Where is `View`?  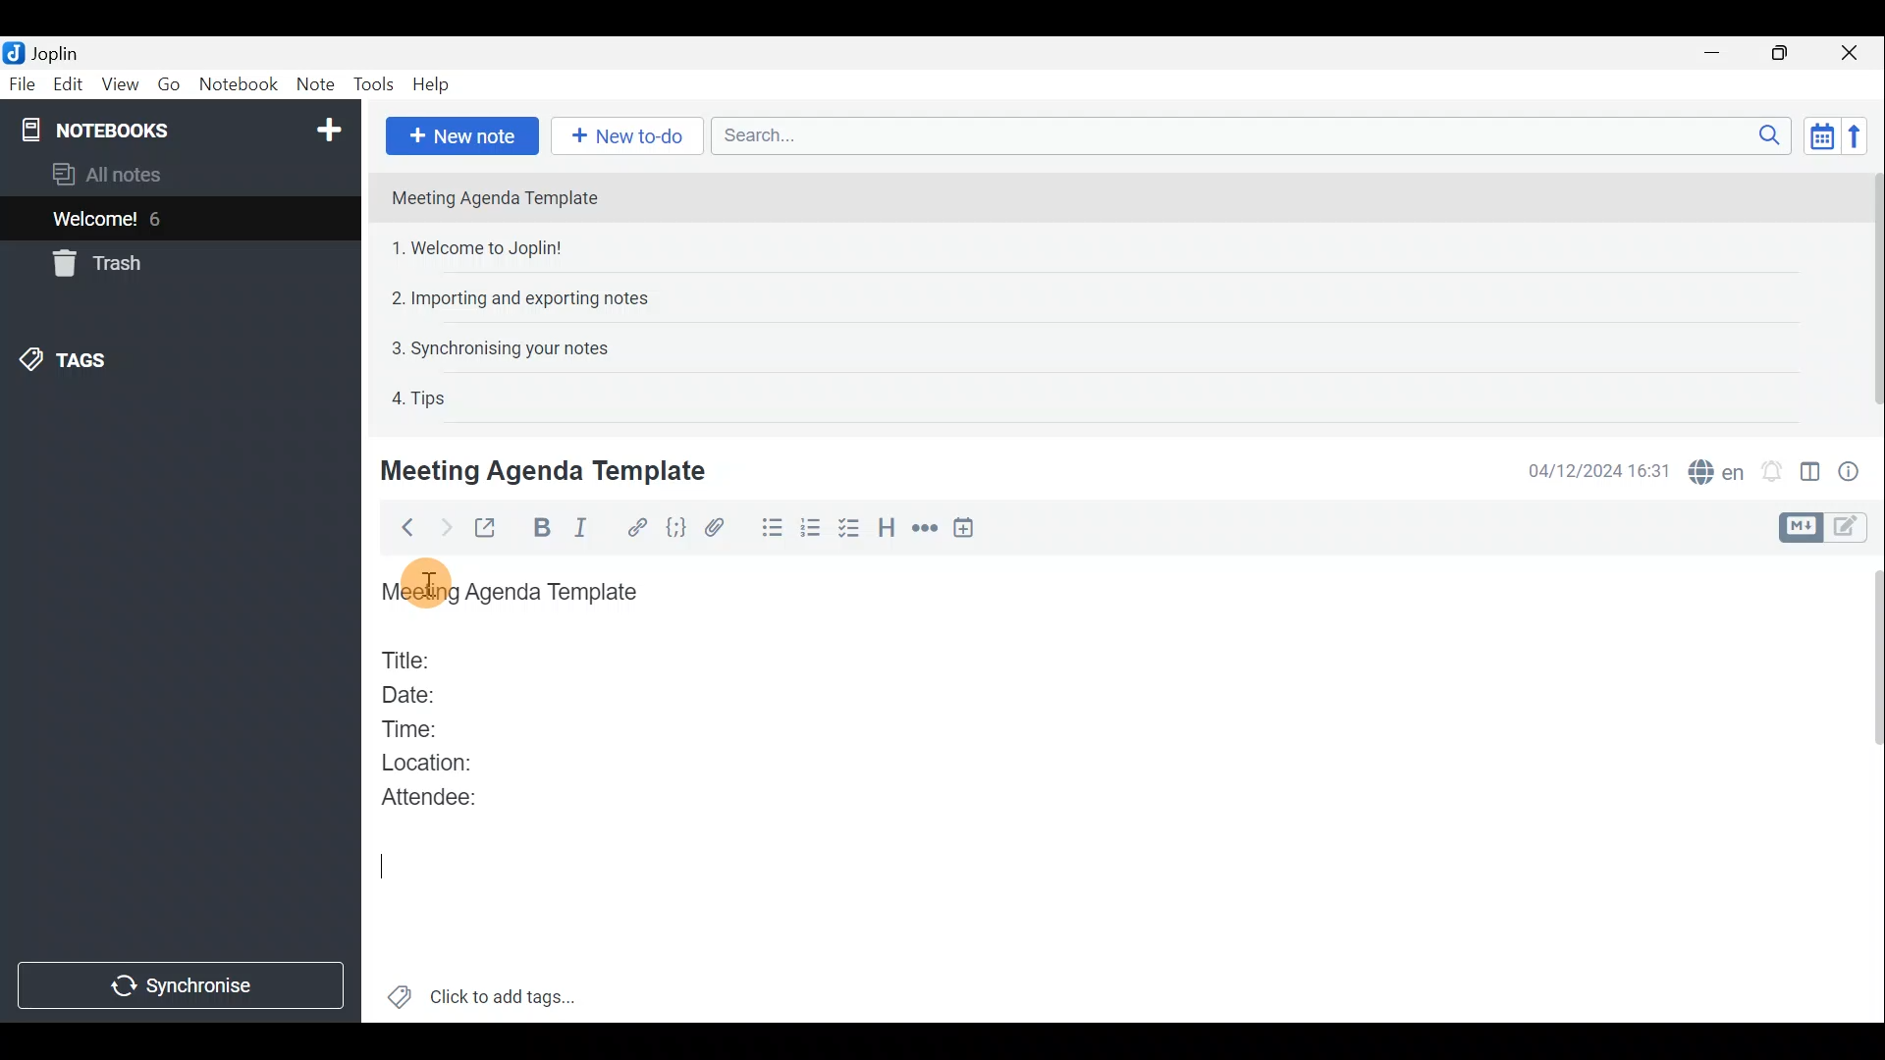
View is located at coordinates (117, 86).